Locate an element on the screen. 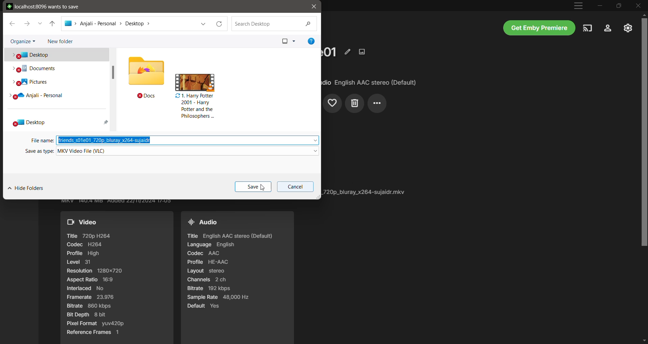  Hide Folders is located at coordinates (27, 189).